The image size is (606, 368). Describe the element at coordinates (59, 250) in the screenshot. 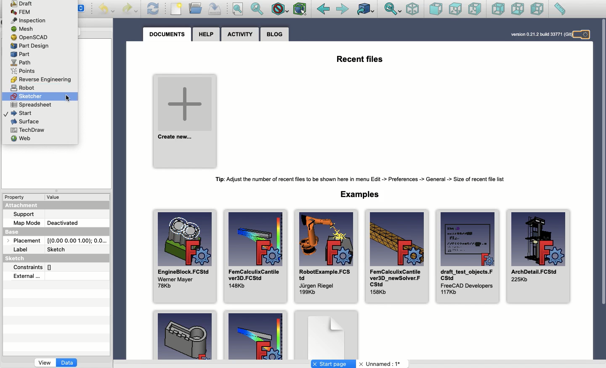

I see `Sketch` at that location.